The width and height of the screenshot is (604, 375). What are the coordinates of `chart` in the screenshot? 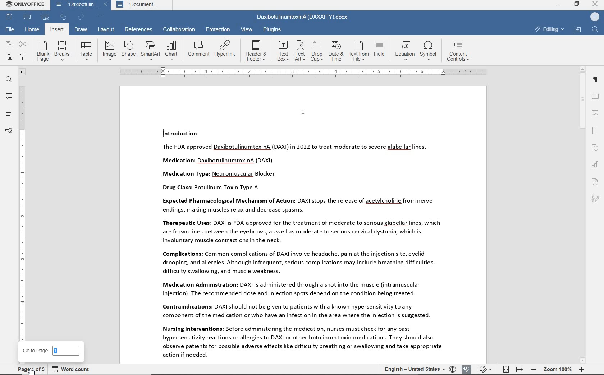 It's located at (596, 165).